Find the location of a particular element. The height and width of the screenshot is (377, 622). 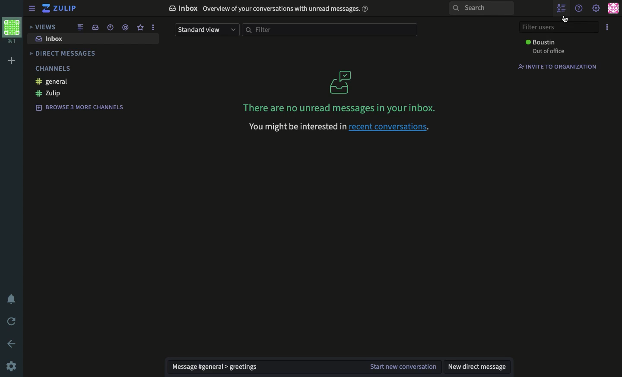

browse 3 more channels is located at coordinates (77, 107).